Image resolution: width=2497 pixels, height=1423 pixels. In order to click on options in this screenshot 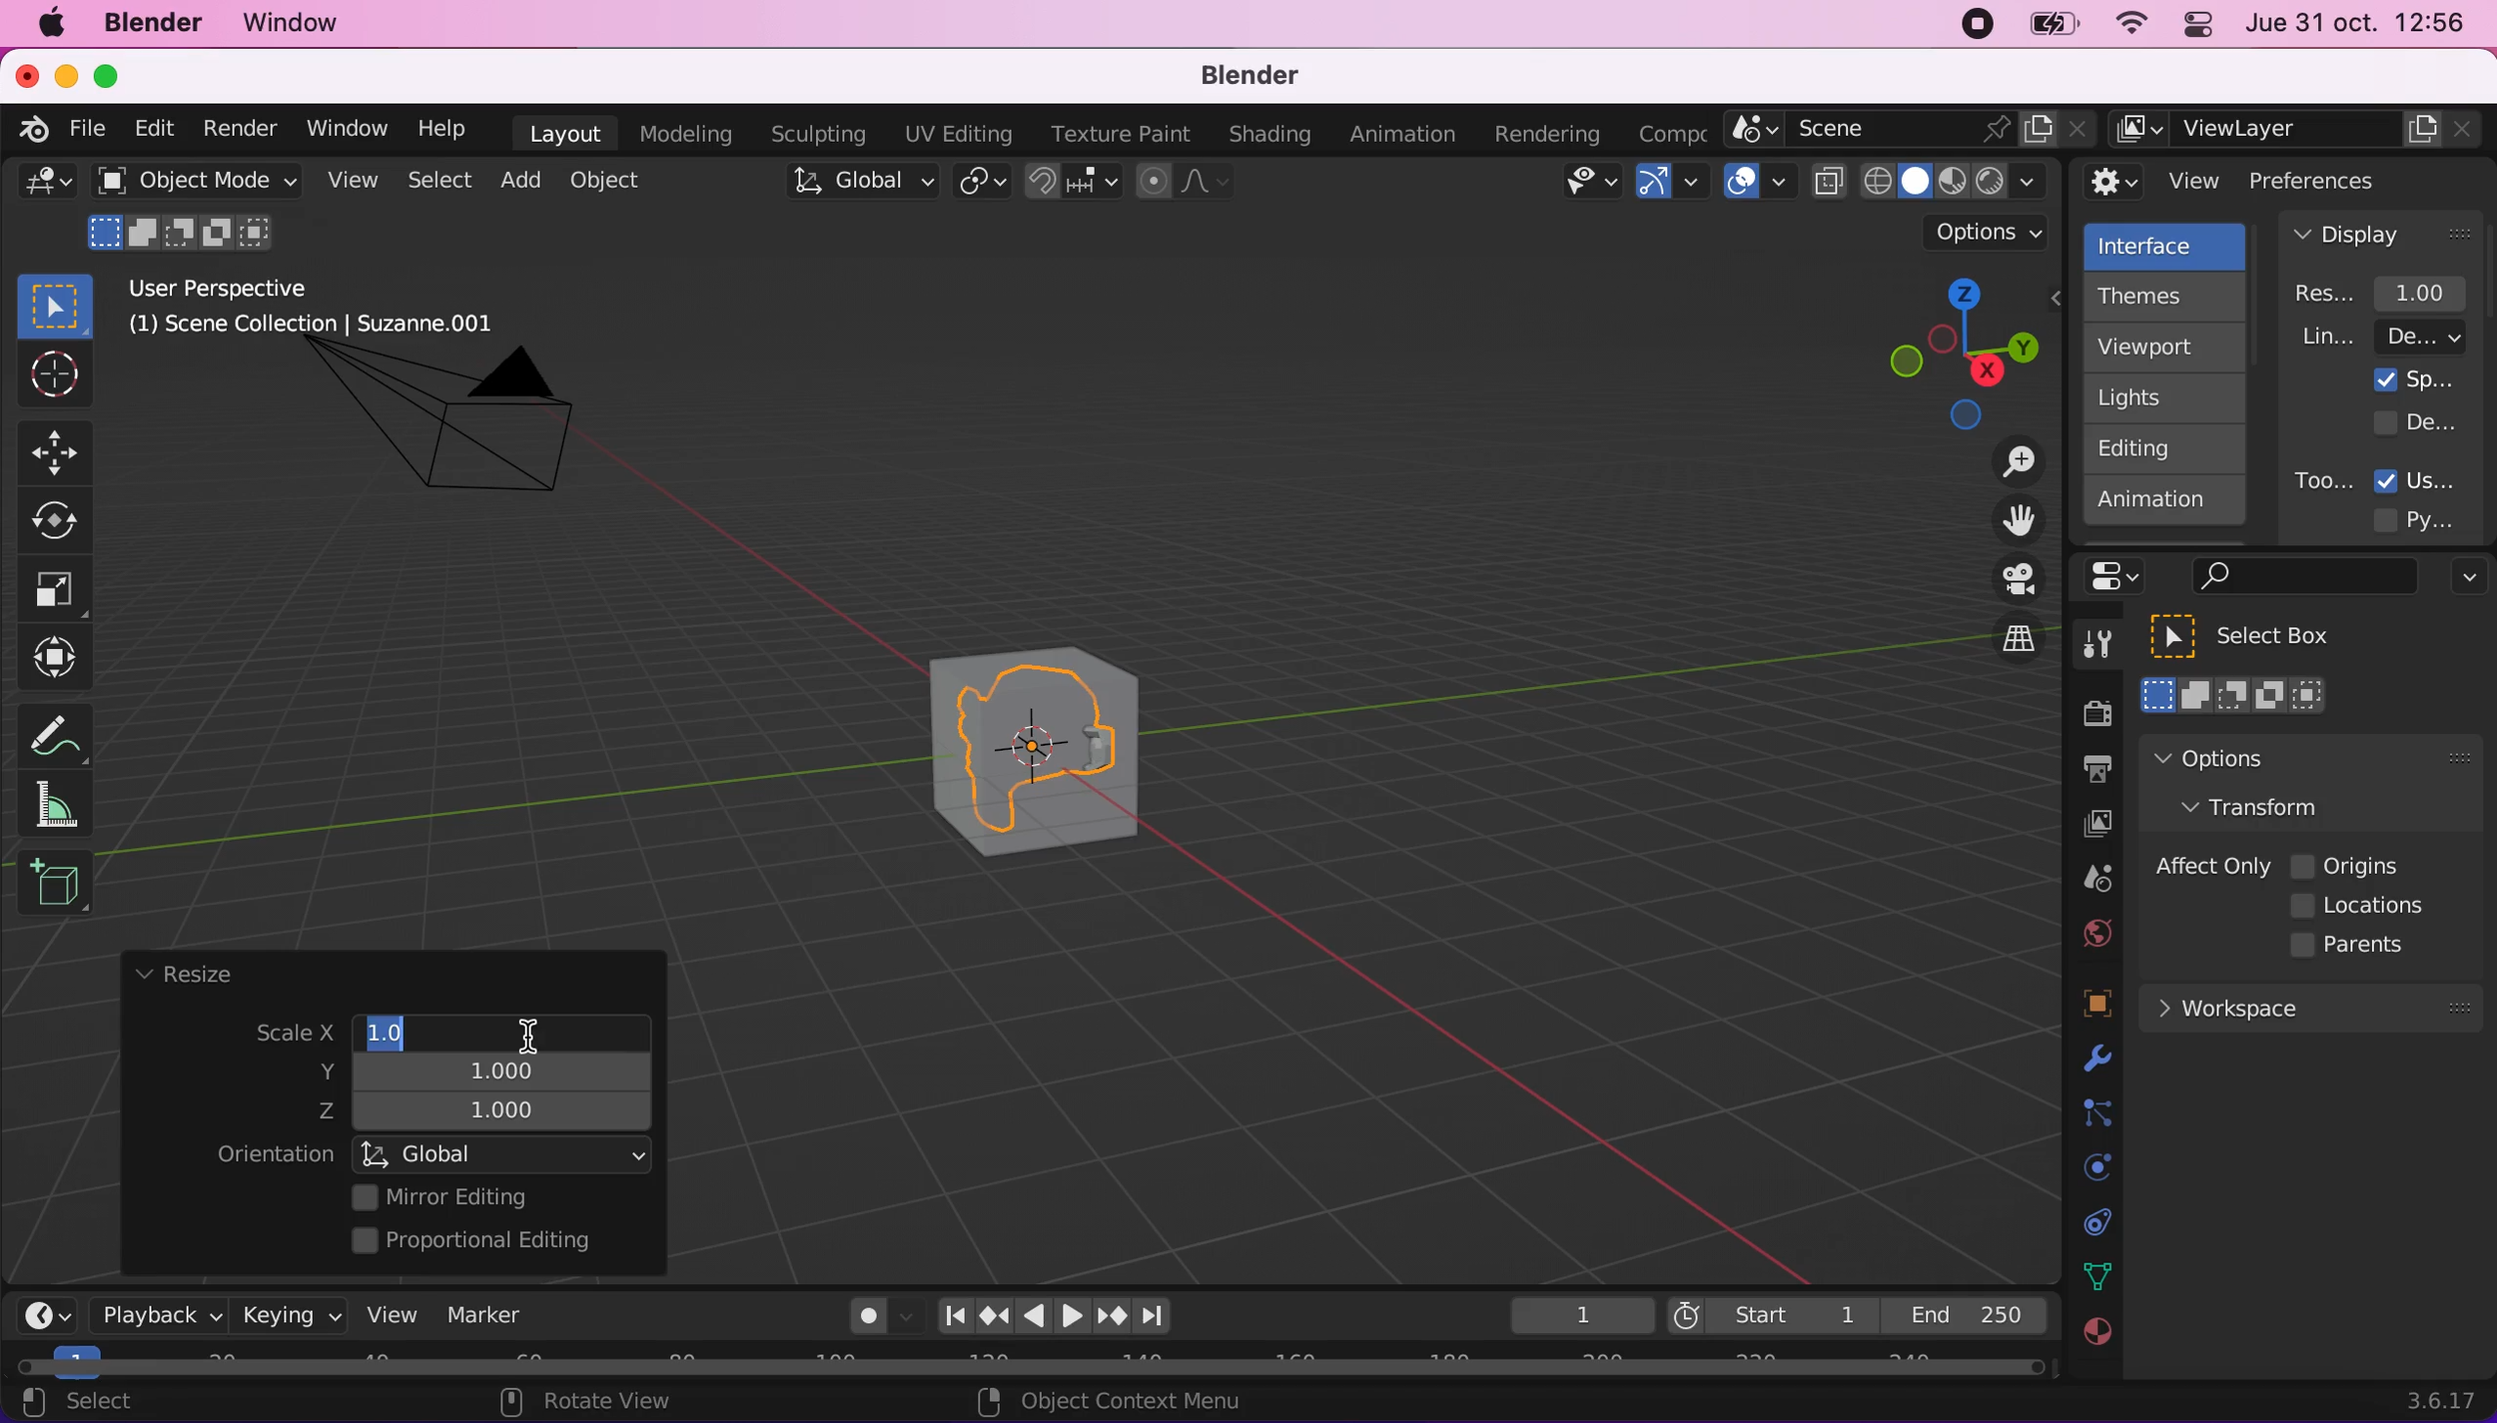, I will do `click(2464, 580)`.